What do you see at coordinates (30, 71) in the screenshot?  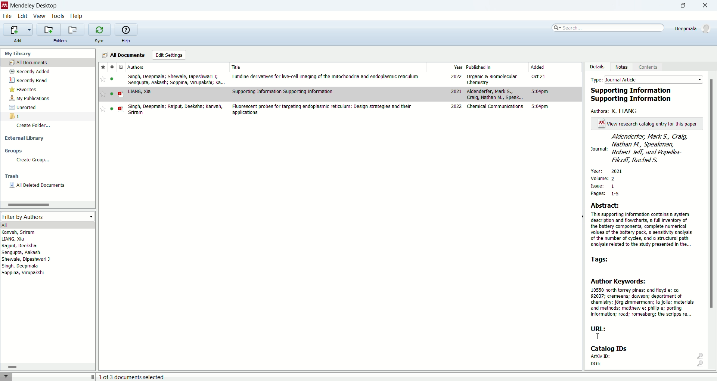 I see `recently added` at bounding box center [30, 71].